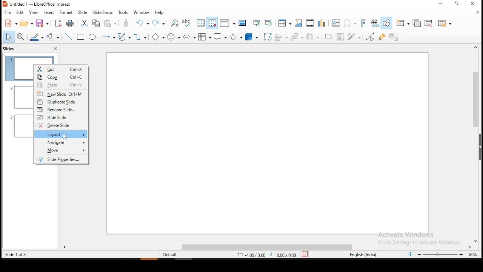  What do you see at coordinates (143, 24) in the screenshot?
I see `undo` at bounding box center [143, 24].